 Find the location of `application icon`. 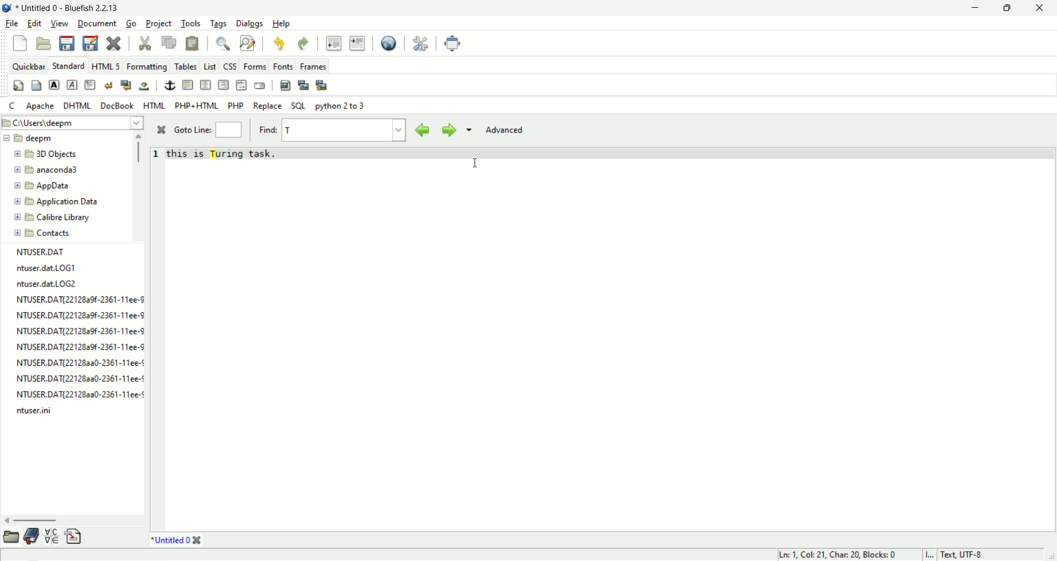

application icon is located at coordinates (7, 7).